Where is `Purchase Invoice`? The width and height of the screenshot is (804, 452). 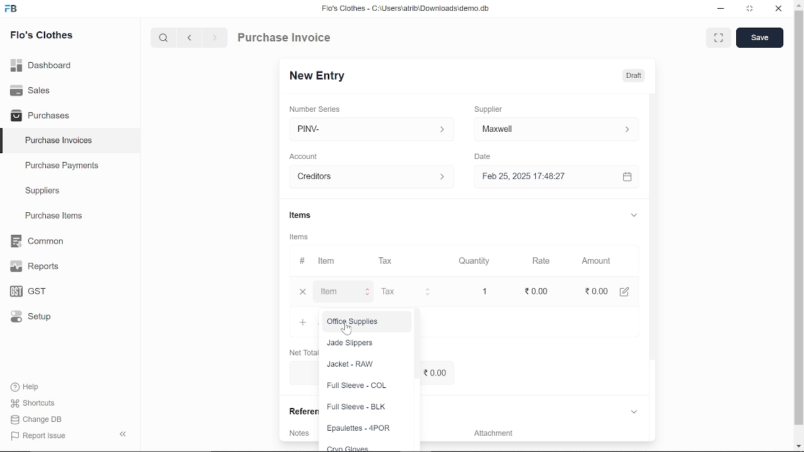 Purchase Invoice is located at coordinates (286, 39).